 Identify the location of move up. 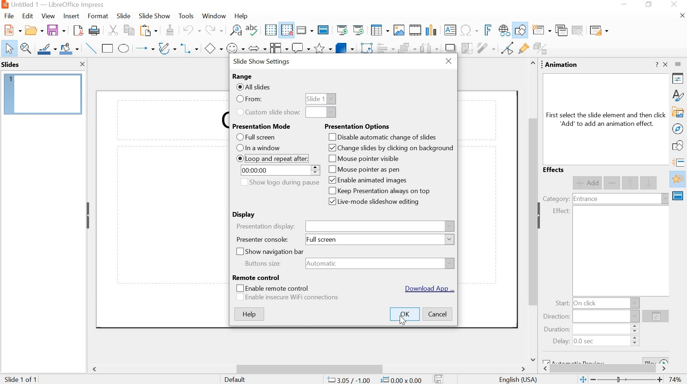
(631, 183).